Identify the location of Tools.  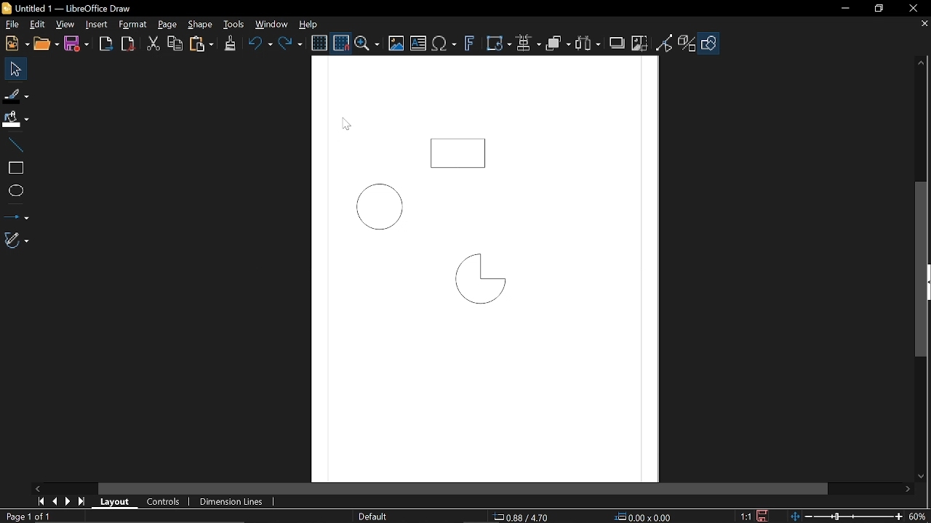
(234, 25).